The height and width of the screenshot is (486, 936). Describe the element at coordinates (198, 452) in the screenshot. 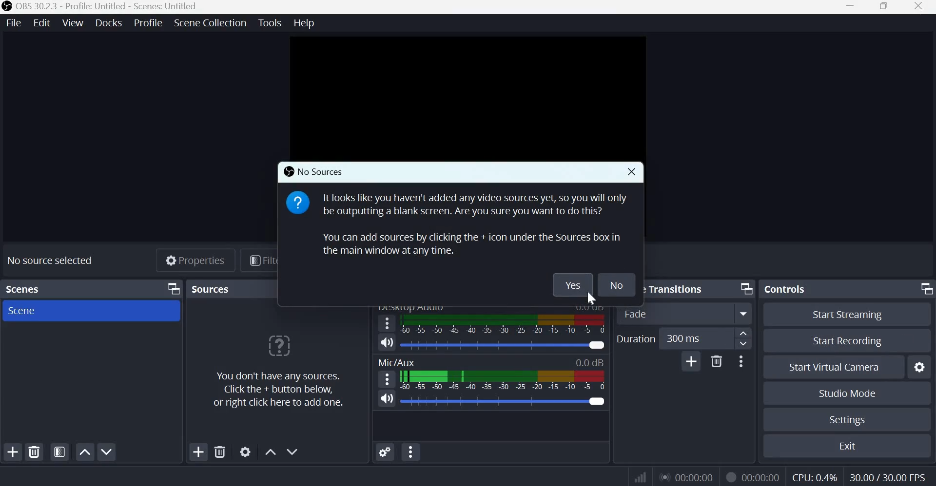

I see `Add source` at that location.